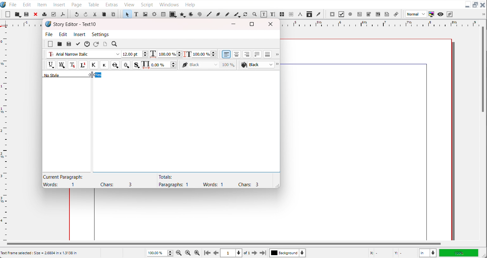  Describe the element at coordinates (209, 64) in the screenshot. I see `Black` at that location.